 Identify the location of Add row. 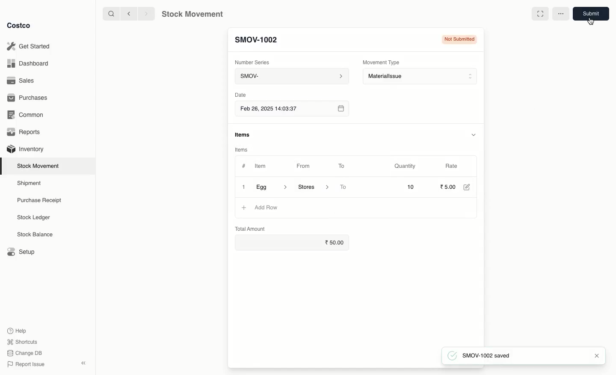
(266, 208).